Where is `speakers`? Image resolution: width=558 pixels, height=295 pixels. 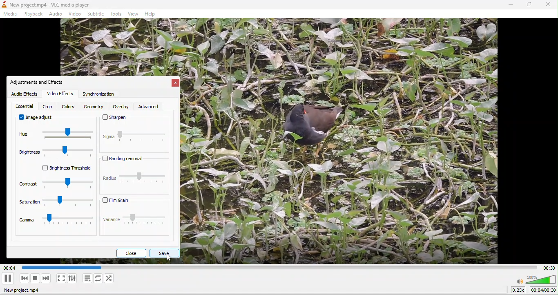
speakers is located at coordinates (536, 279).